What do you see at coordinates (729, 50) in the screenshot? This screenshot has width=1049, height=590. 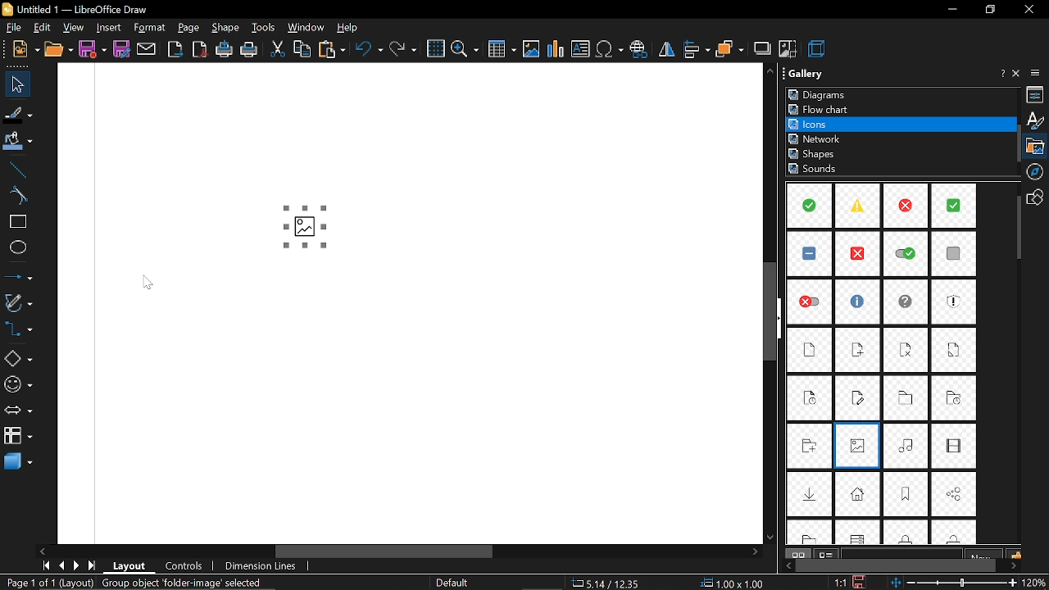 I see `arrange` at bounding box center [729, 50].